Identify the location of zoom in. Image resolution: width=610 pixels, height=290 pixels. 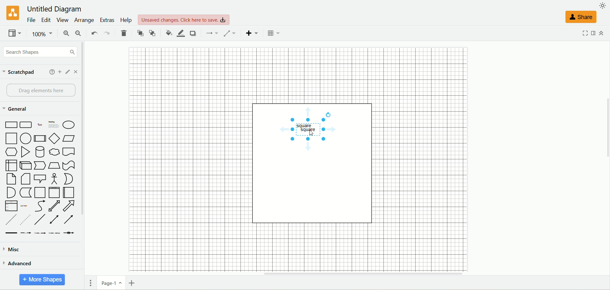
(65, 33).